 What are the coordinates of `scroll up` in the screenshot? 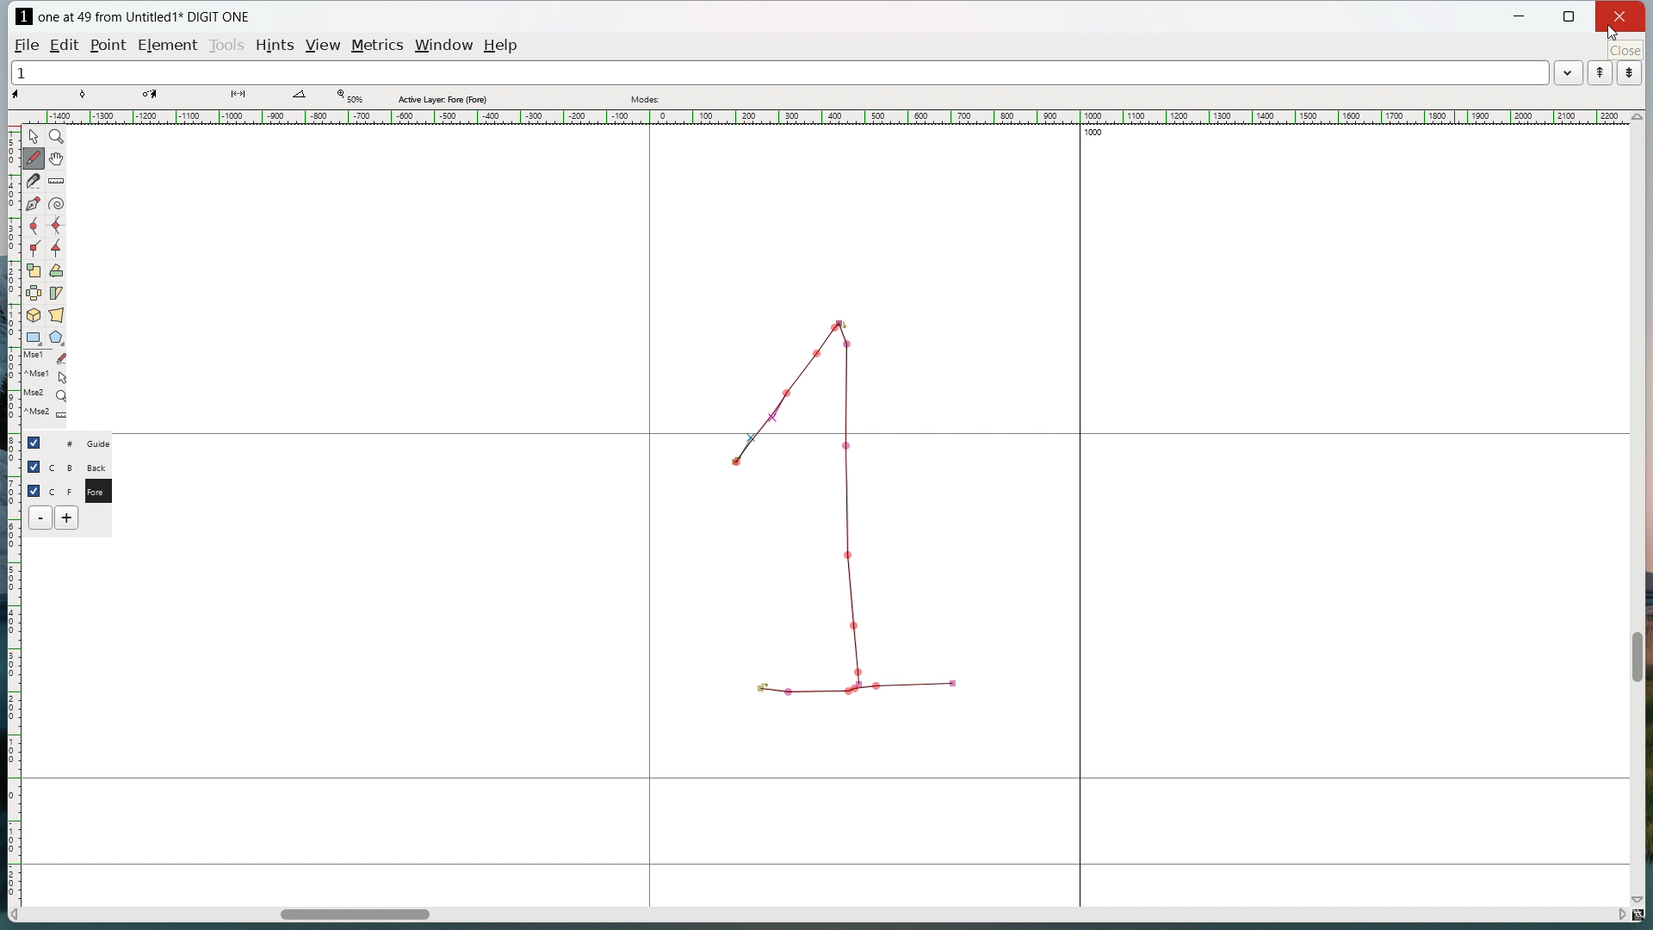 It's located at (1636, 117).